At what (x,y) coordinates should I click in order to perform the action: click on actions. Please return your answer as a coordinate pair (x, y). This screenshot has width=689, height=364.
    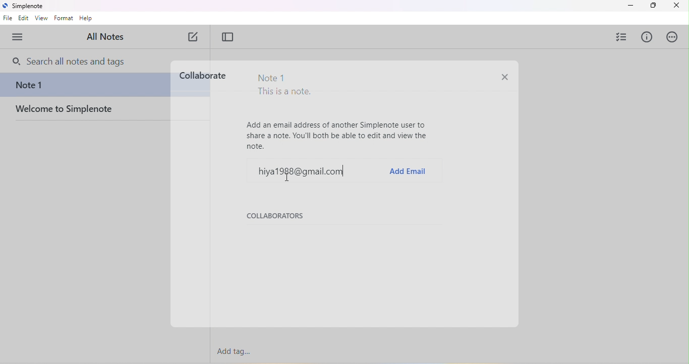
    Looking at the image, I should click on (672, 37).